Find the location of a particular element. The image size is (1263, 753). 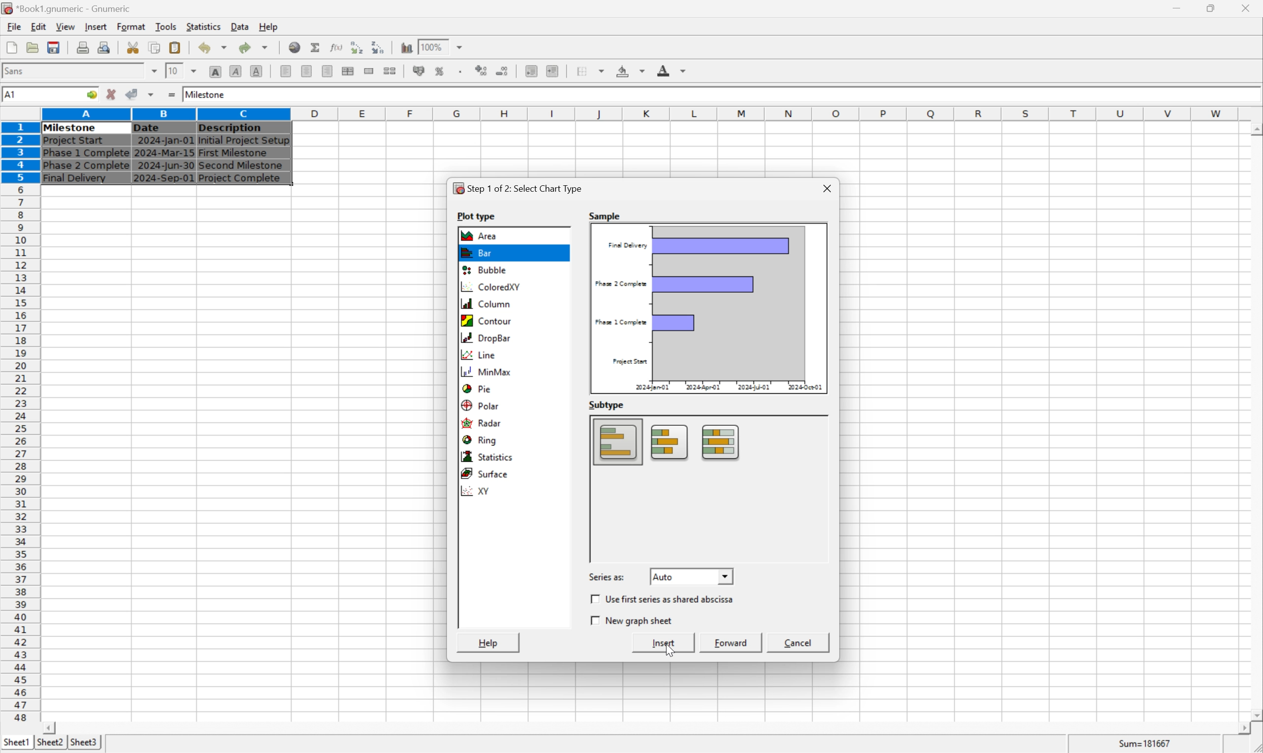

100% is located at coordinates (432, 45).